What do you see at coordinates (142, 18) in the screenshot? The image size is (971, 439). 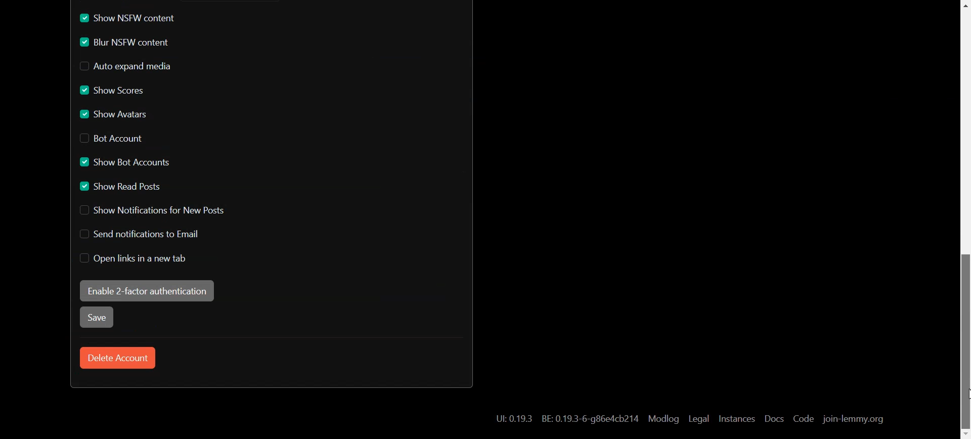 I see `Enable Show NSFW content` at bounding box center [142, 18].